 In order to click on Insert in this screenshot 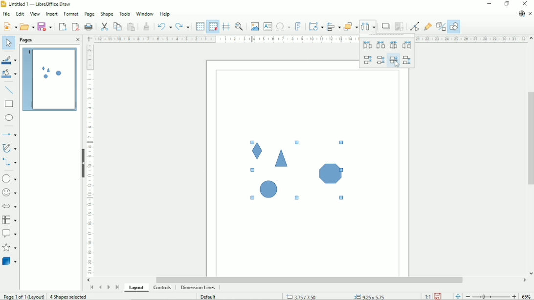, I will do `click(51, 14)`.